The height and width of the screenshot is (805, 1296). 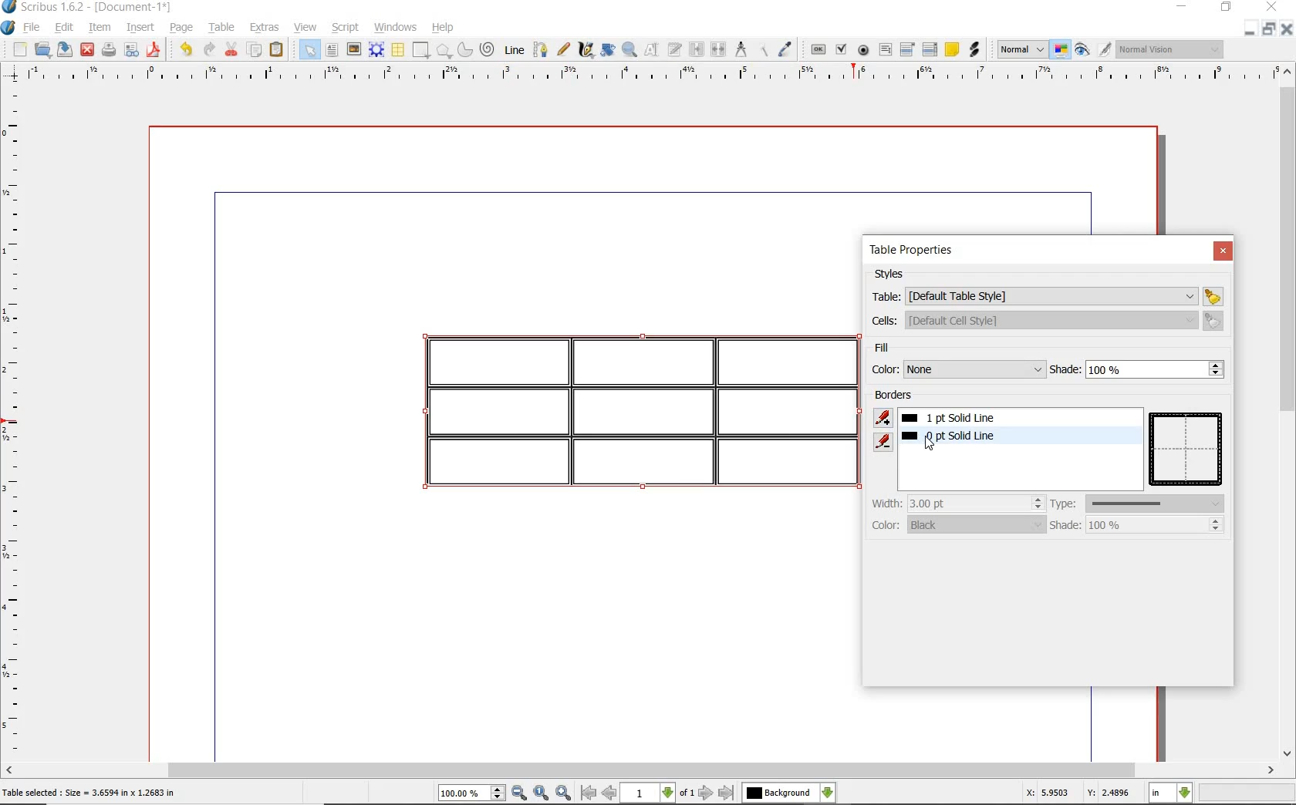 I want to click on bezier curve, so click(x=541, y=52).